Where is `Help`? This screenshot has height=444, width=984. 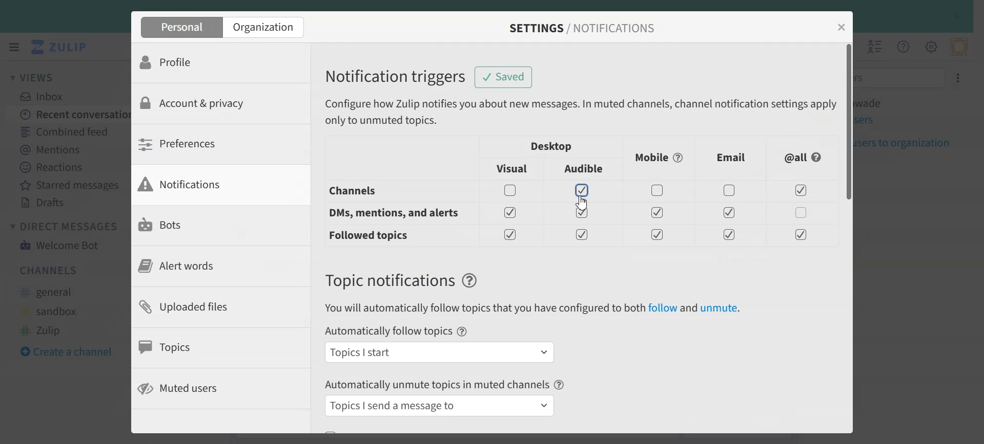
Help is located at coordinates (463, 331).